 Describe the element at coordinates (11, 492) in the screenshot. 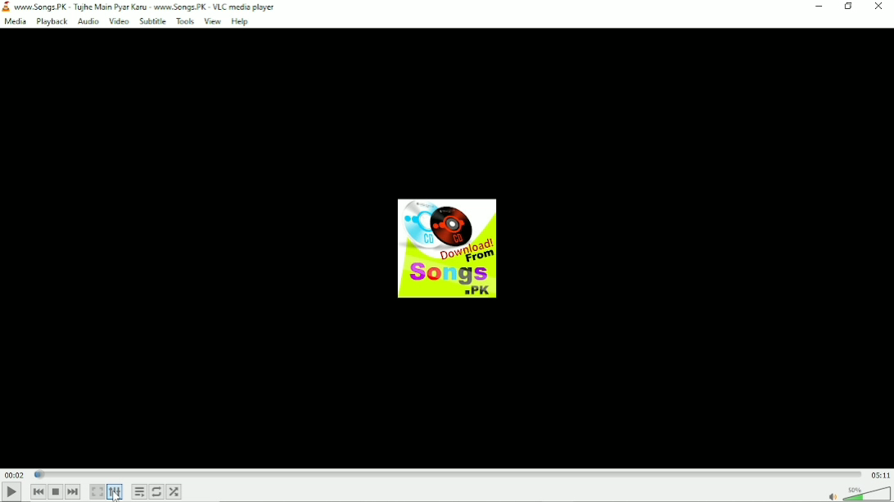

I see `Play` at that location.